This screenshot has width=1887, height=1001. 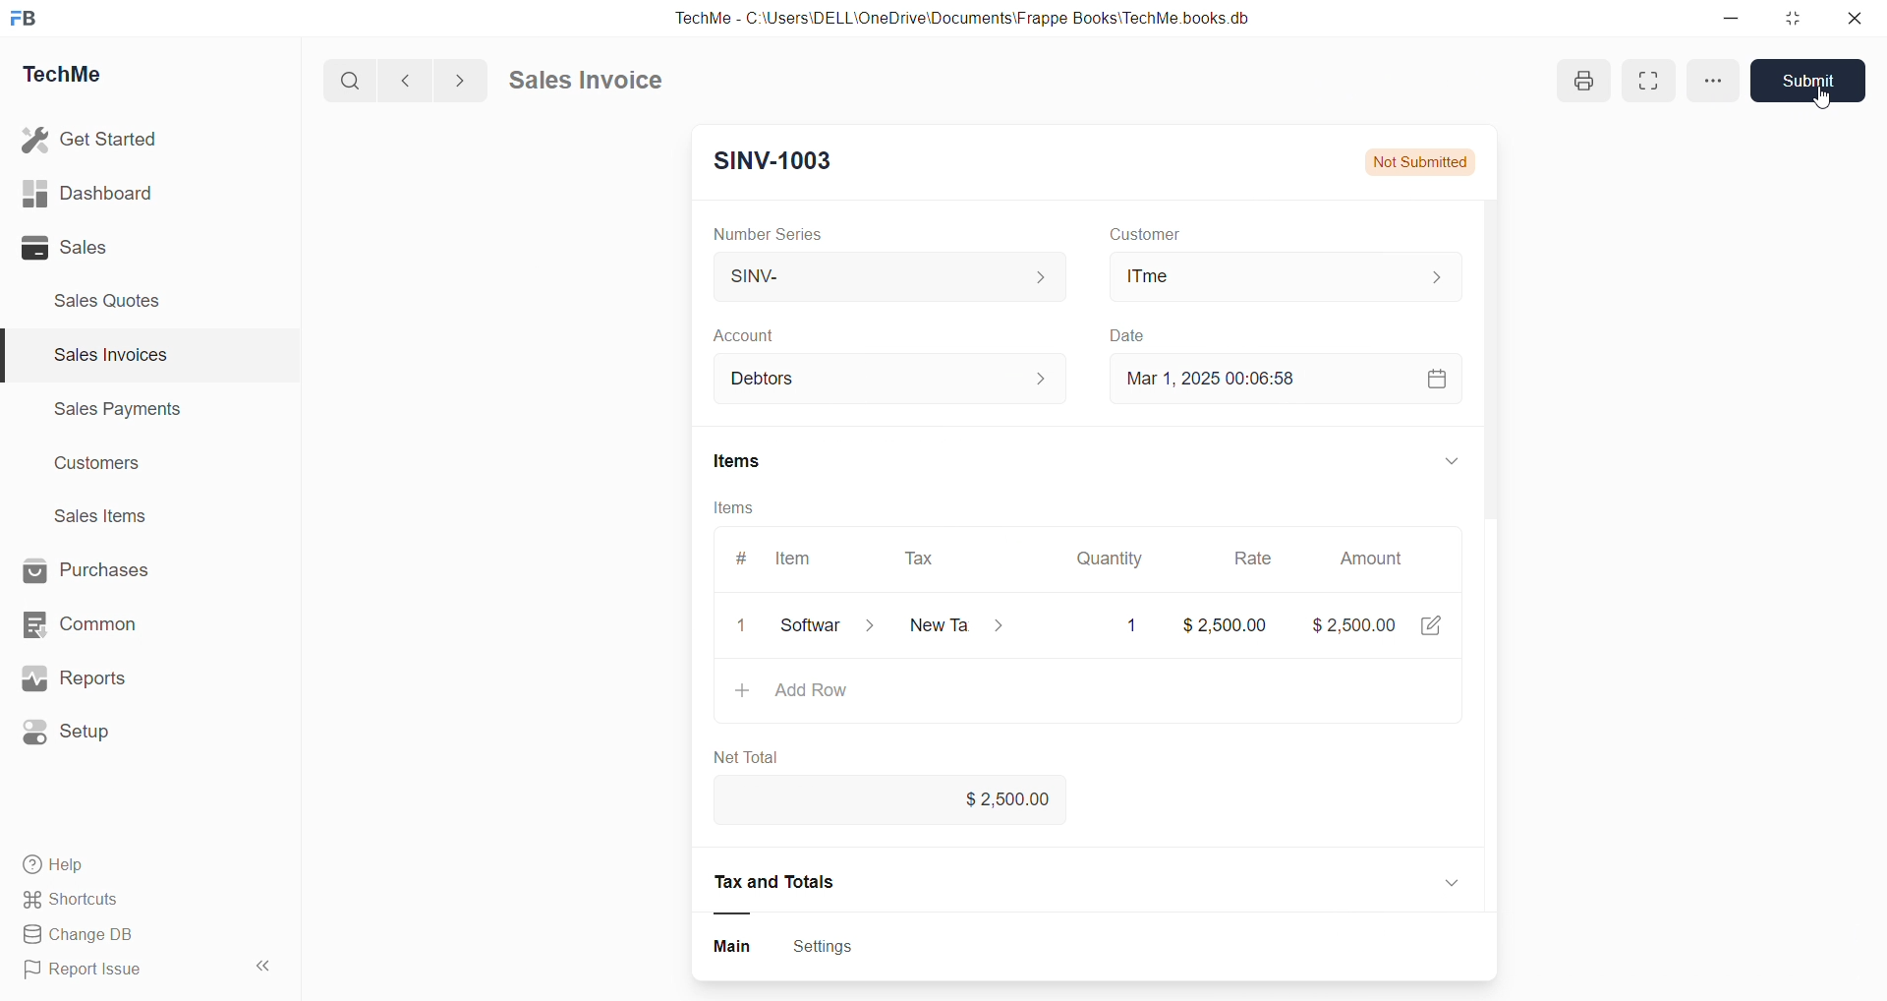 I want to click on NewTa >, so click(x=957, y=626).